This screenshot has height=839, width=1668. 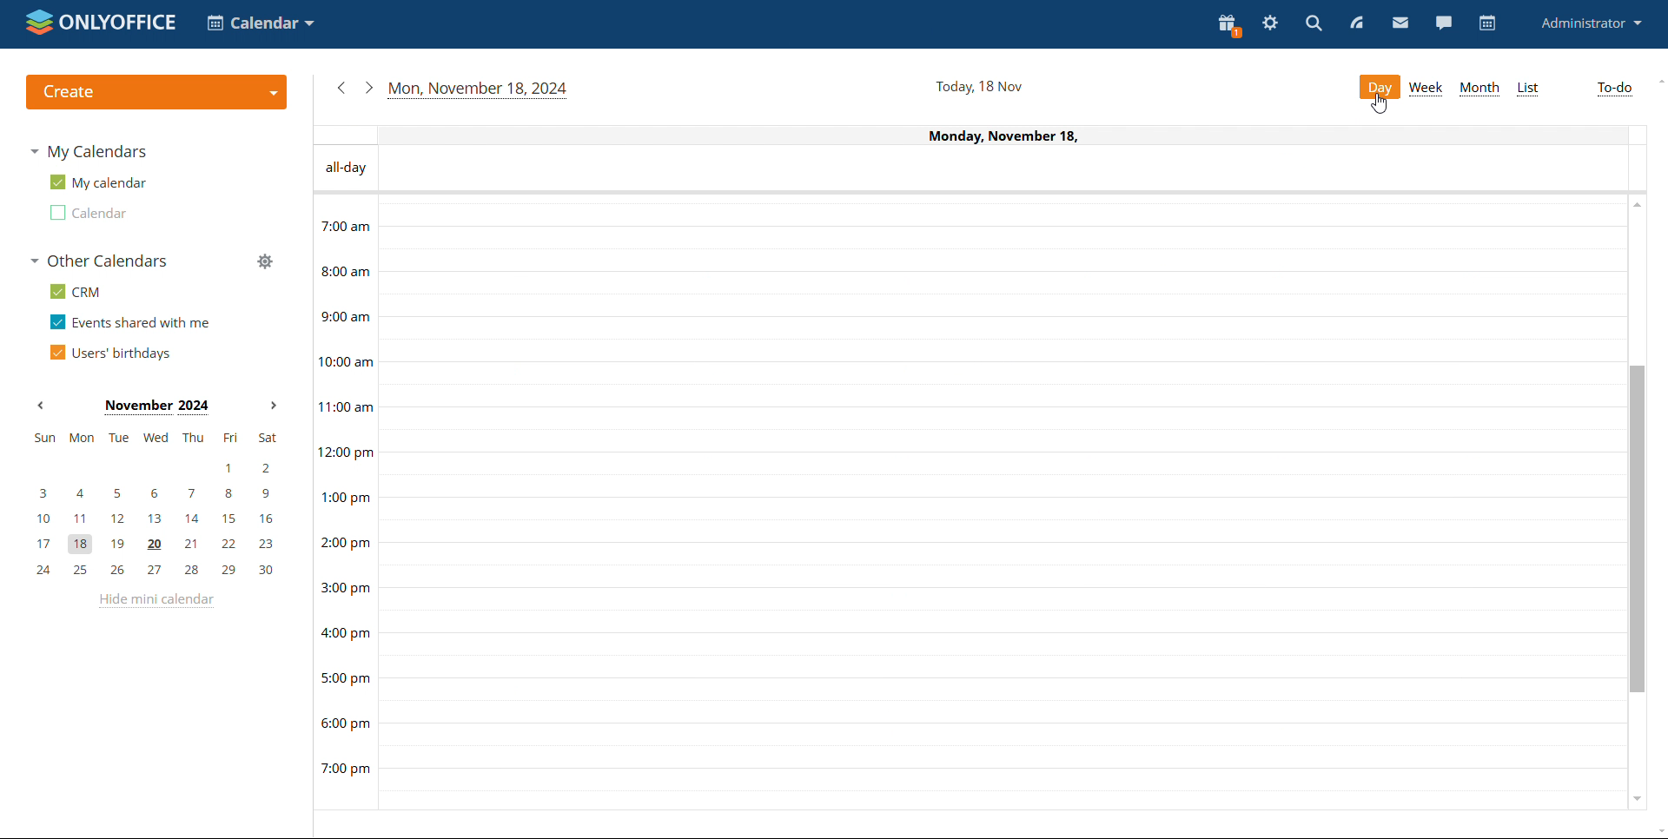 I want to click on list view, so click(x=1529, y=89).